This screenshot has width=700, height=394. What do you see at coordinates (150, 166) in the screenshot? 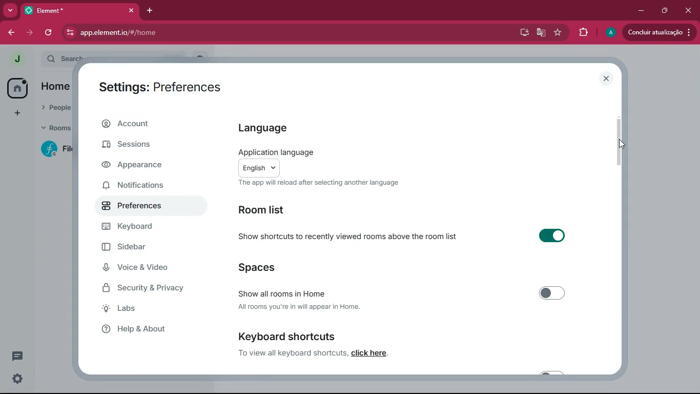
I see `appearance` at bounding box center [150, 166].